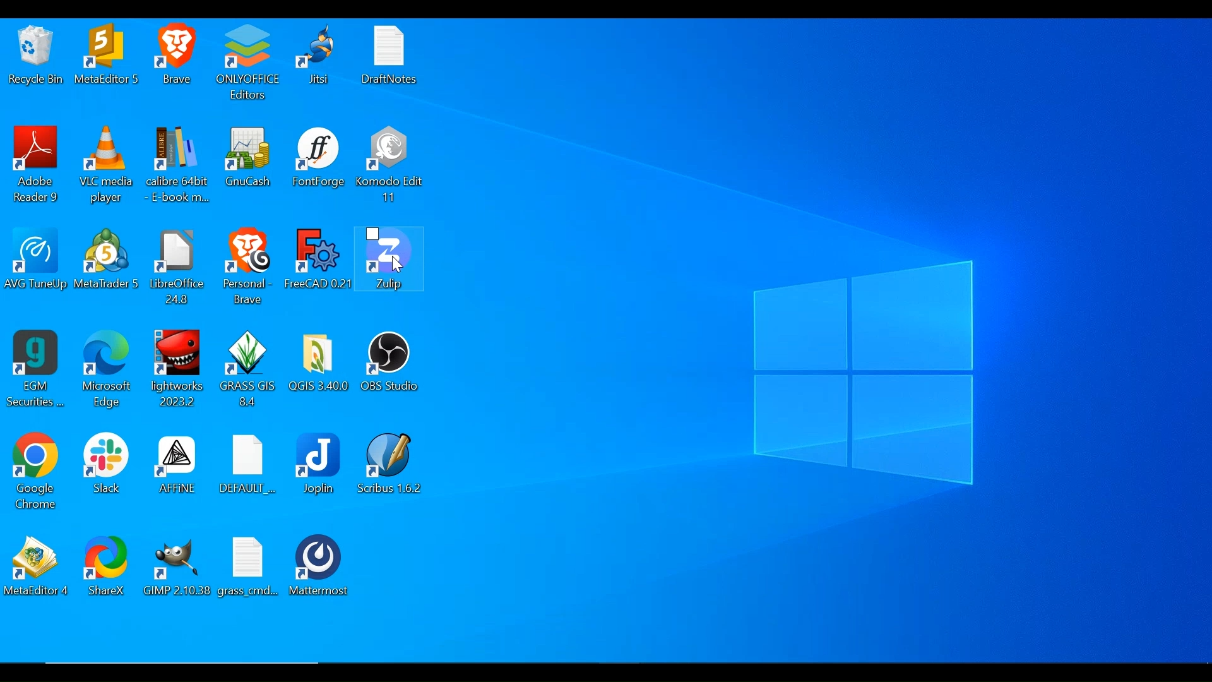  I want to click on Komodo Edit Desktop Icon, so click(391, 165).